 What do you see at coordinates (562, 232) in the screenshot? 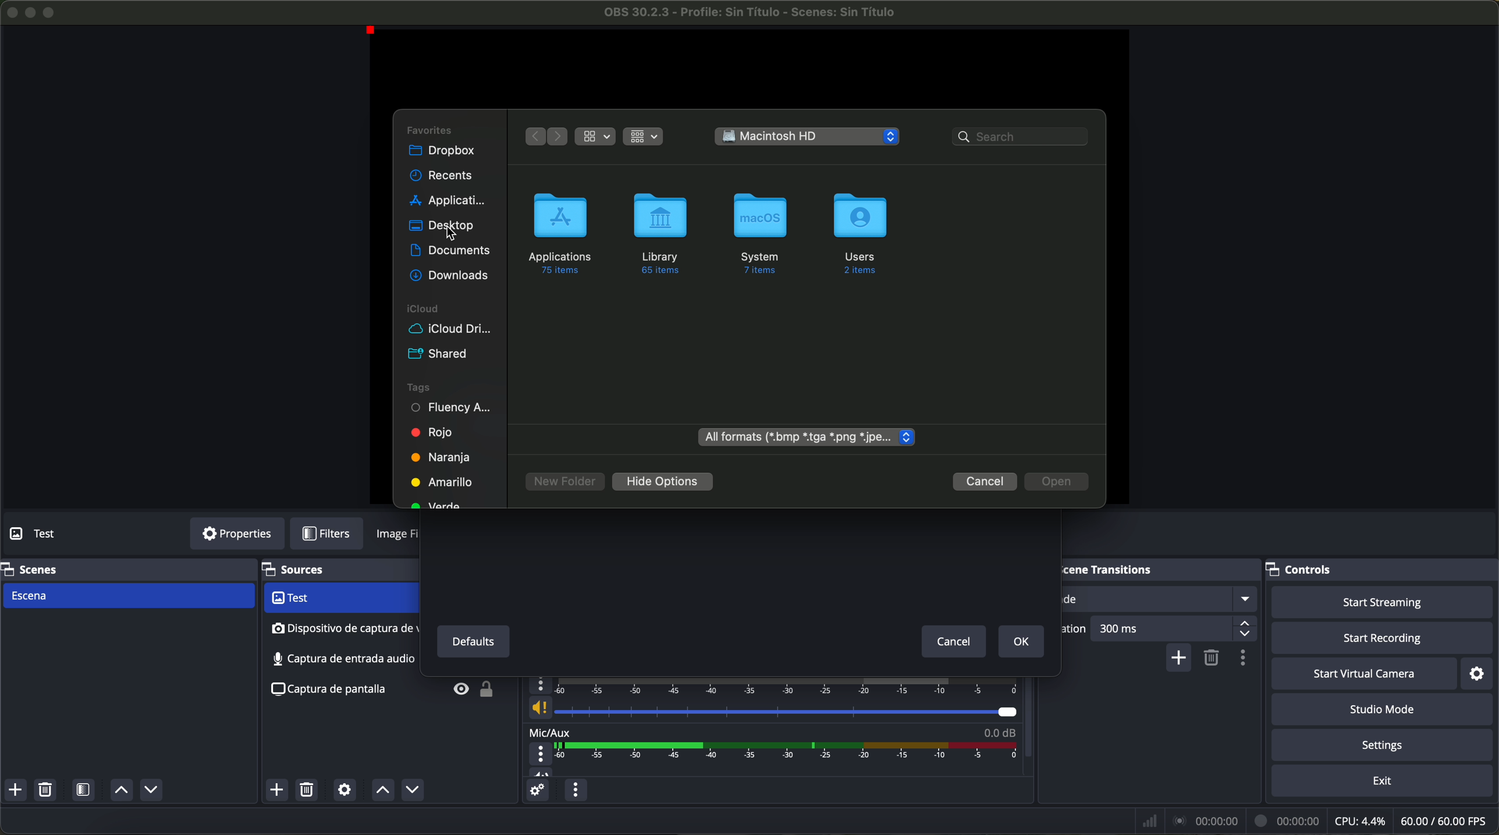
I see `applications folder` at bounding box center [562, 232].